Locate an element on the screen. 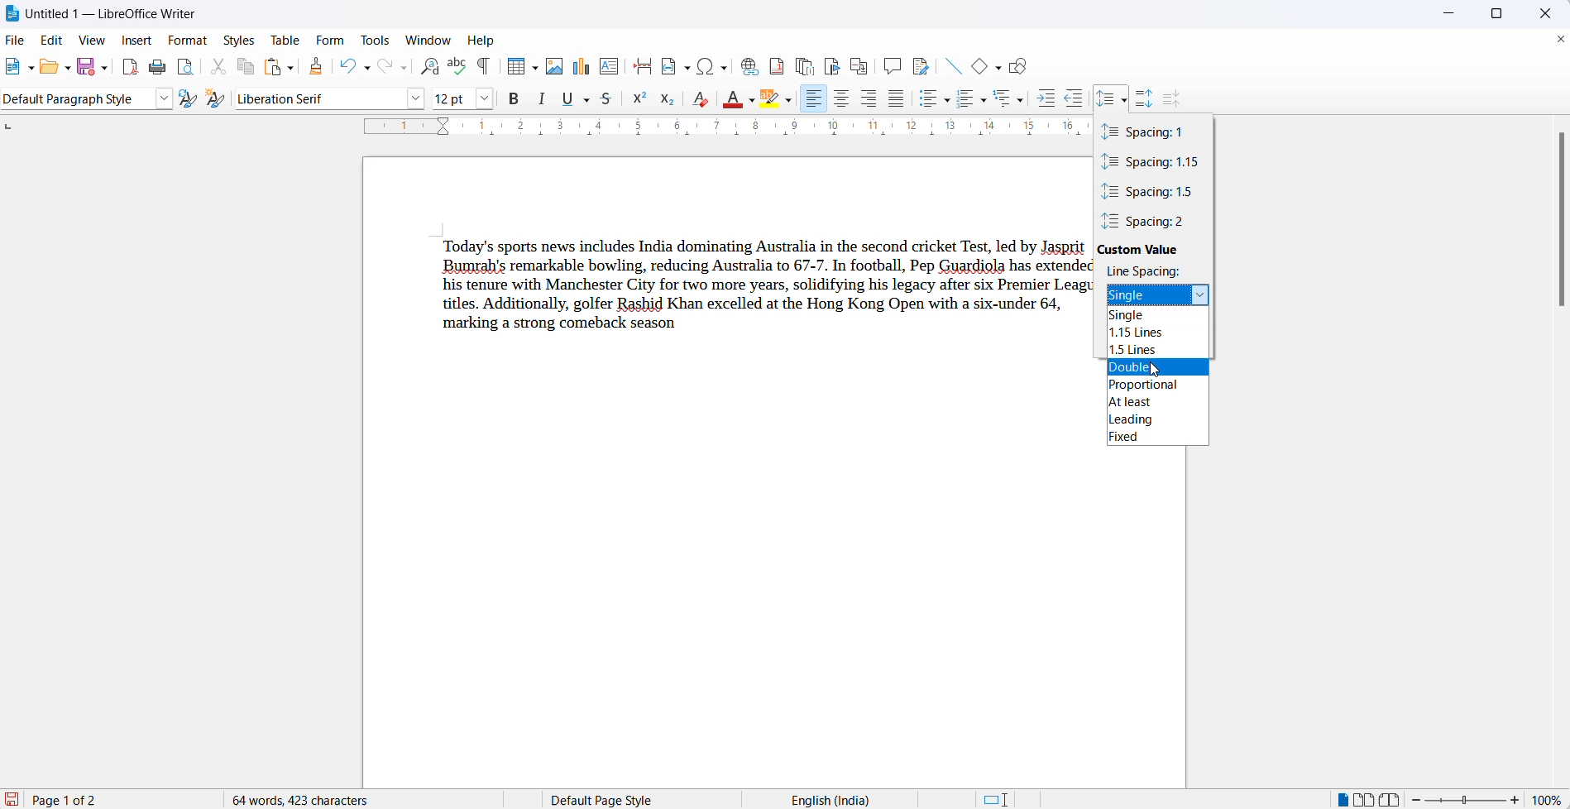 The height and width of the screenshot is (809, 1570). insert cross-reference is located at coordinates (858, 64).